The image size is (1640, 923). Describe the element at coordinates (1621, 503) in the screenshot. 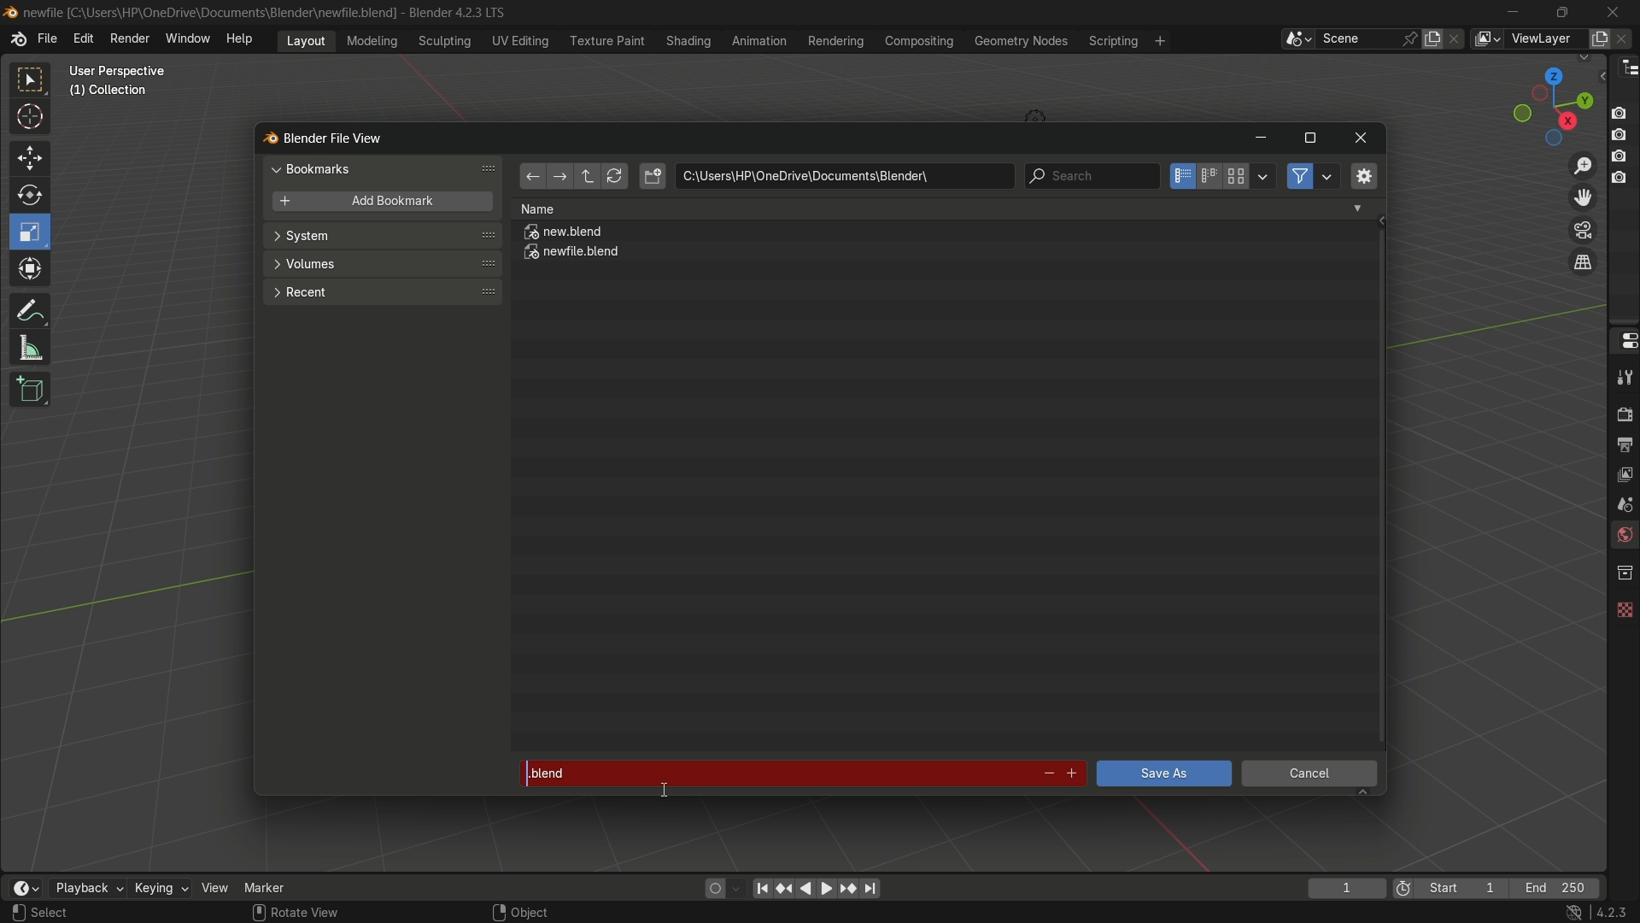

I see `scene` at that location.